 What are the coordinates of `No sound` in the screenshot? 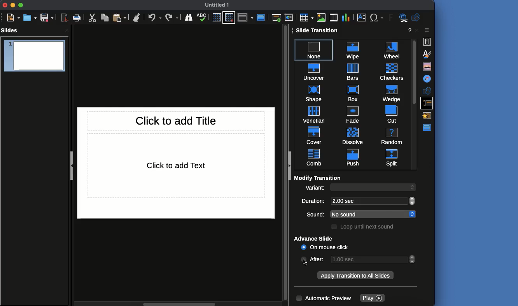 It's located at (367, 214).